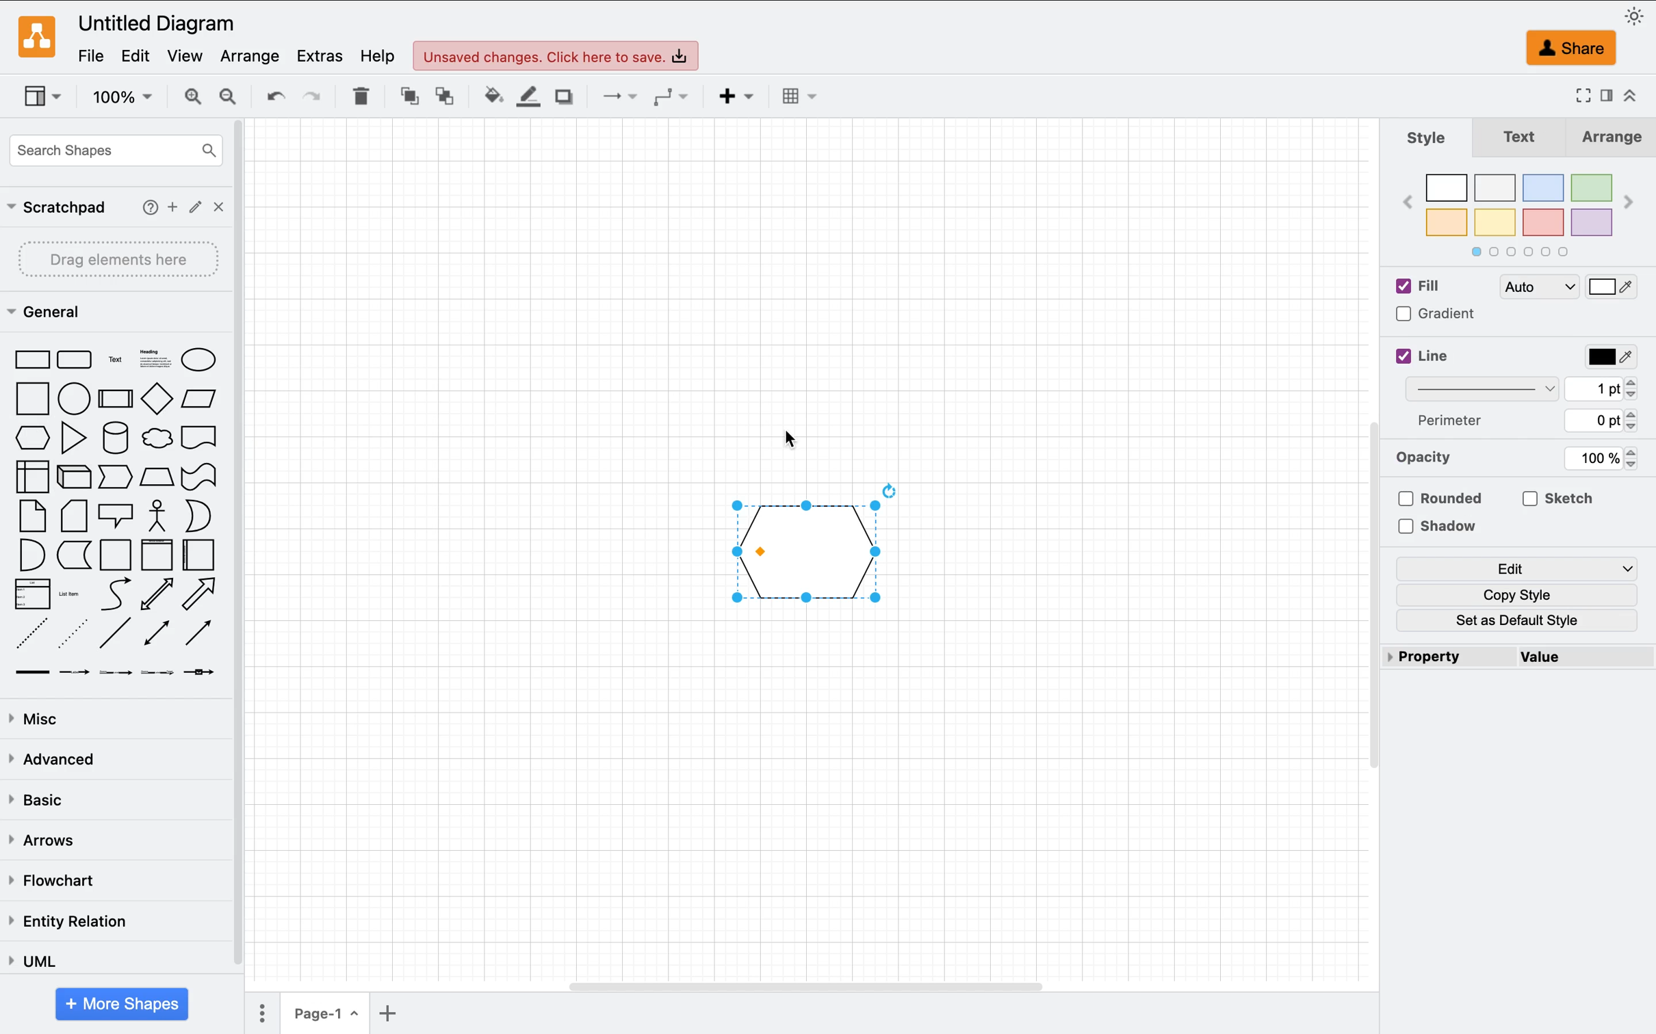  I want to click on help, so click(376, 54).